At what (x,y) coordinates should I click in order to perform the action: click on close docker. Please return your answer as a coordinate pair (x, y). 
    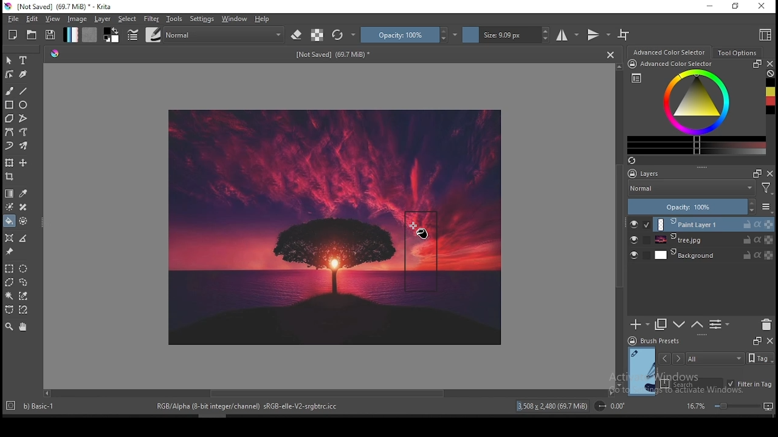
    Looking at the image, I should click on (769, 341).